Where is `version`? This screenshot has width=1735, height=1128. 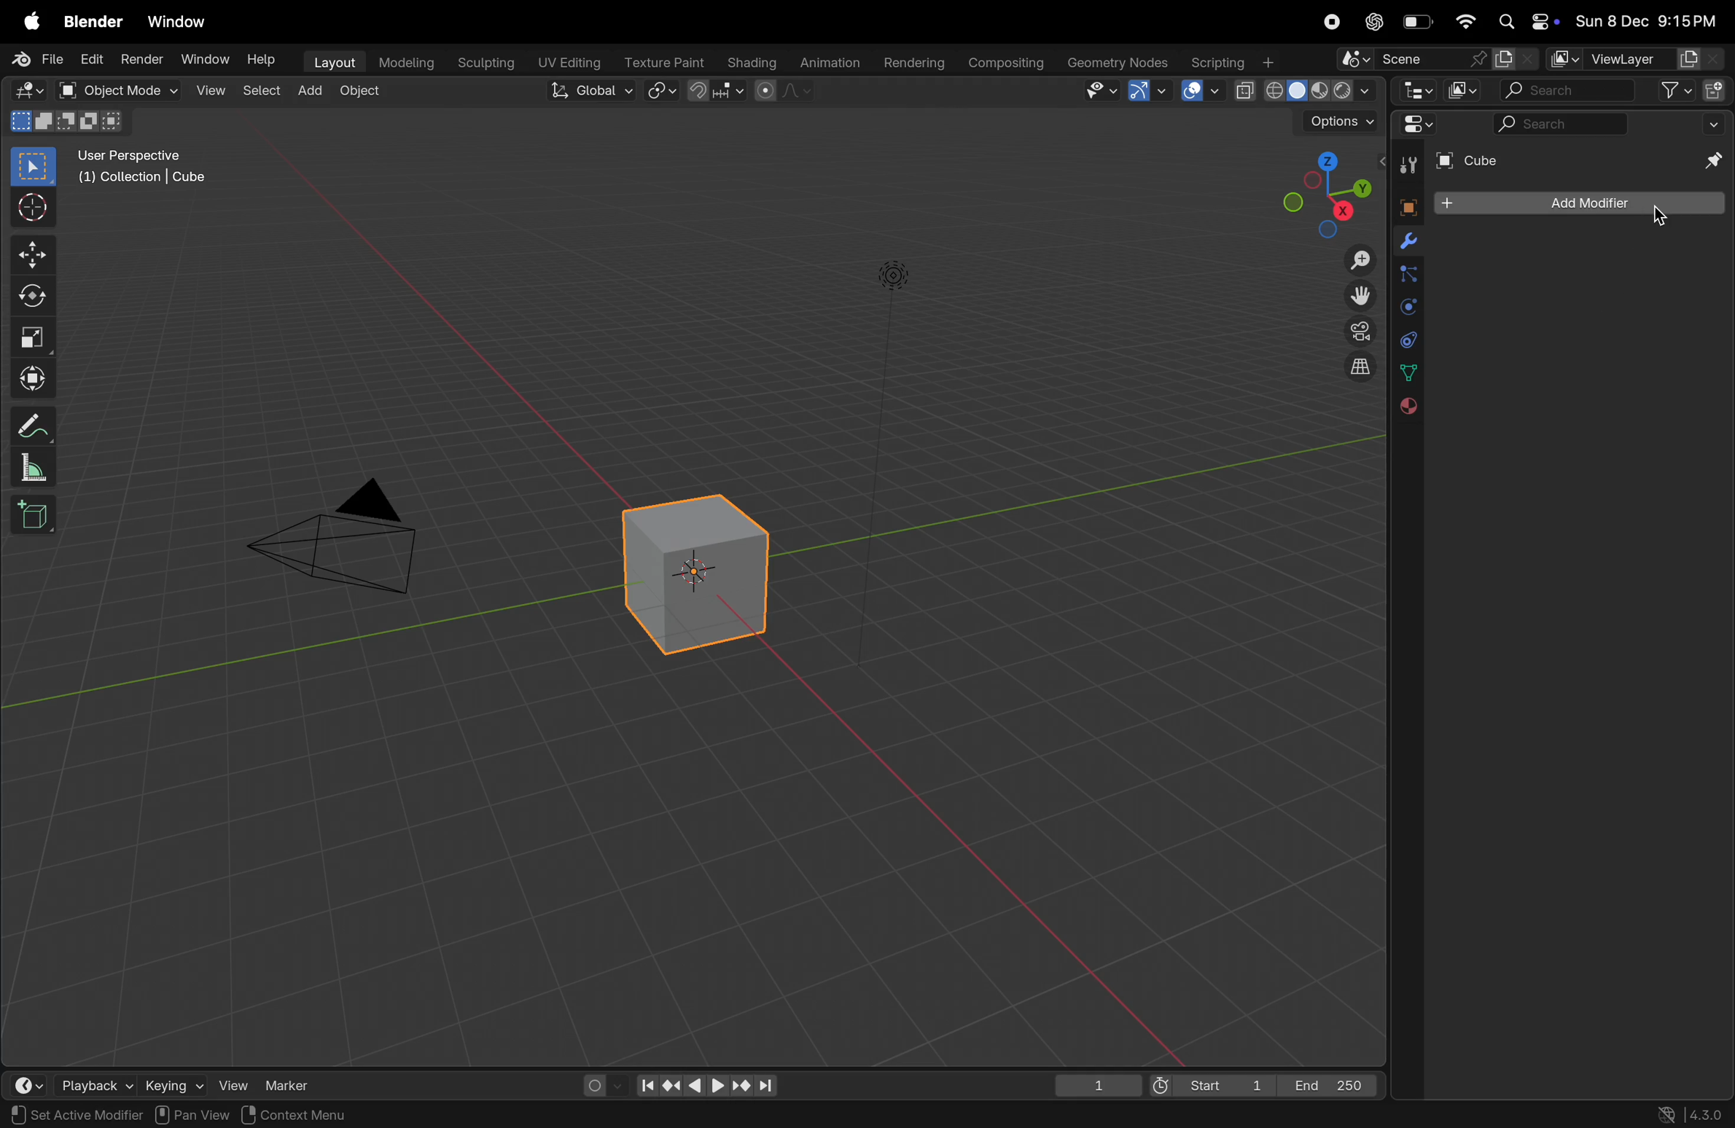
version is located at coordinates (1692, 1113).